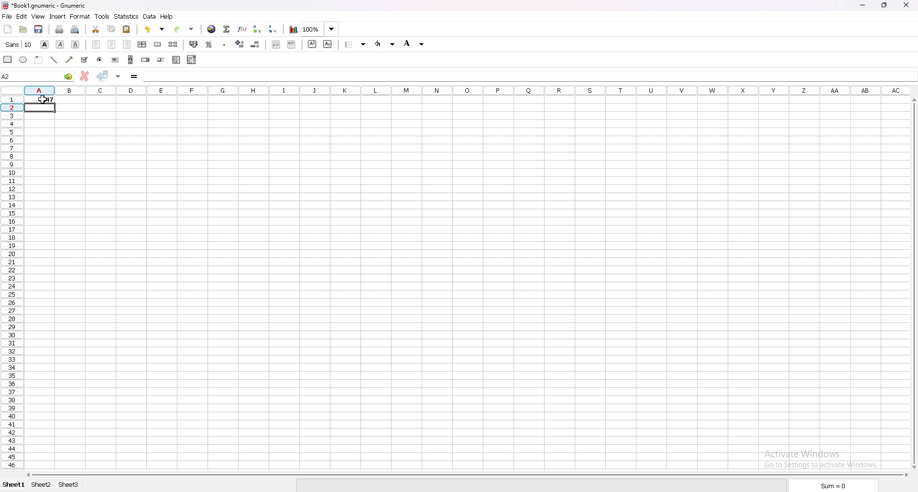  What do you see at coordinates (43, 99) in the screenshot?
I see `cursor` at bounding box center [43, 99].